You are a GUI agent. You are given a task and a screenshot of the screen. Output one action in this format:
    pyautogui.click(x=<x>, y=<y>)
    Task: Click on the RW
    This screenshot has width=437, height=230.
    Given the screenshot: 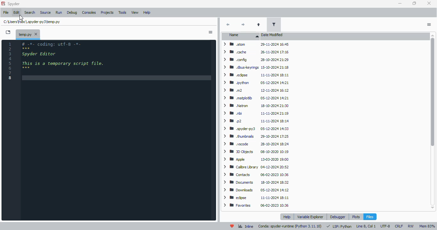 What is the action you would take?
    pyautogui.click(x=412, y=226)
    